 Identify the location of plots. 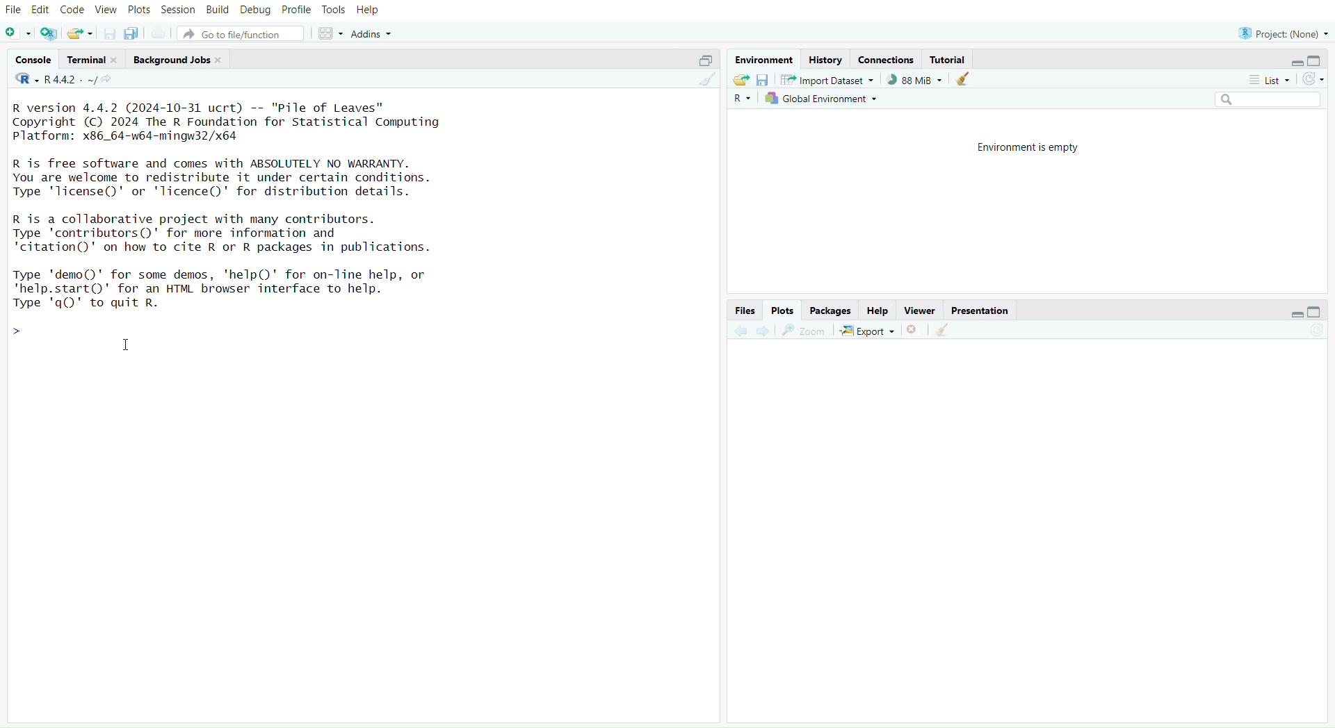
(782, 311).